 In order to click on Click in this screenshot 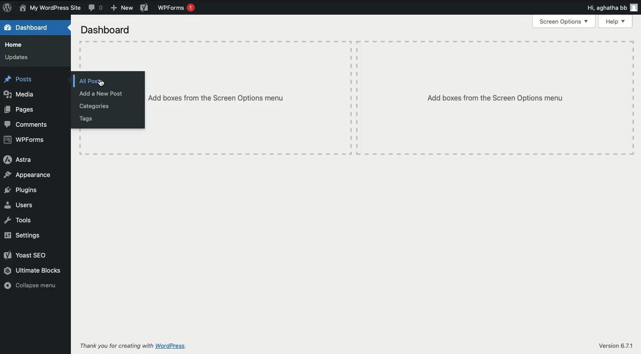, I will do `click(95, 82)`.